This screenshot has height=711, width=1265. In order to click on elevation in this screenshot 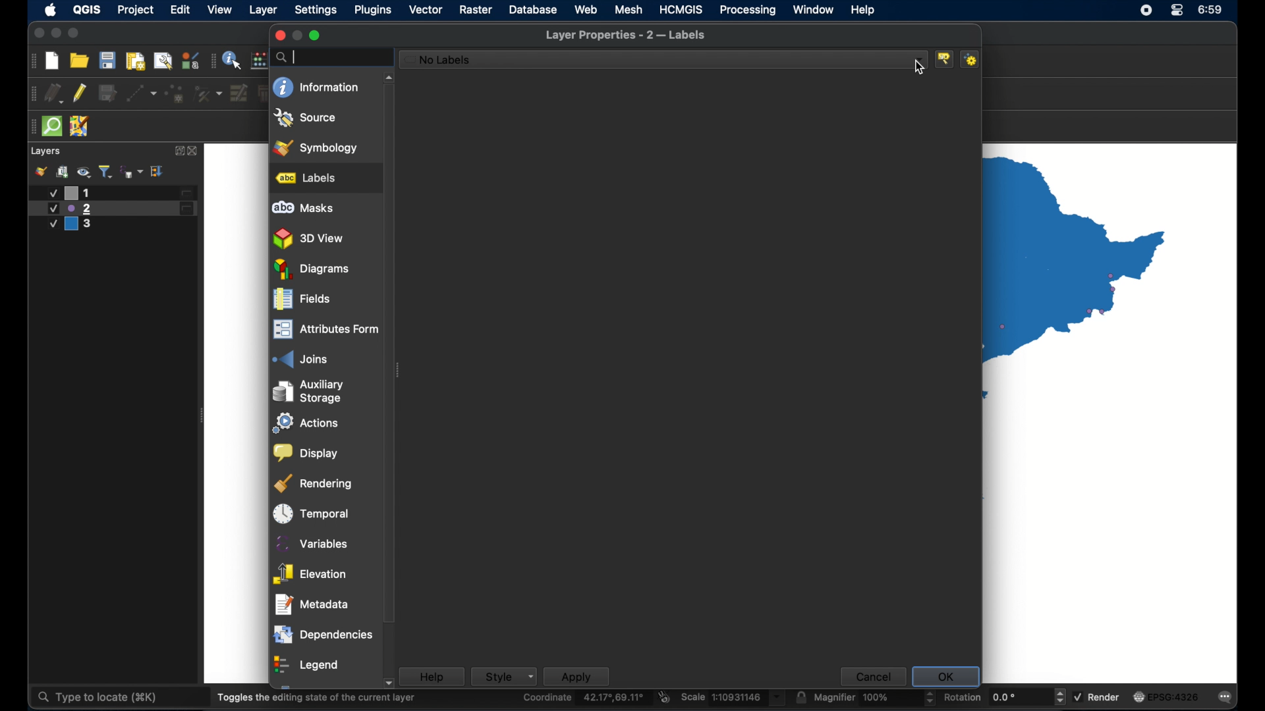, I will do `click(310, 574)`.